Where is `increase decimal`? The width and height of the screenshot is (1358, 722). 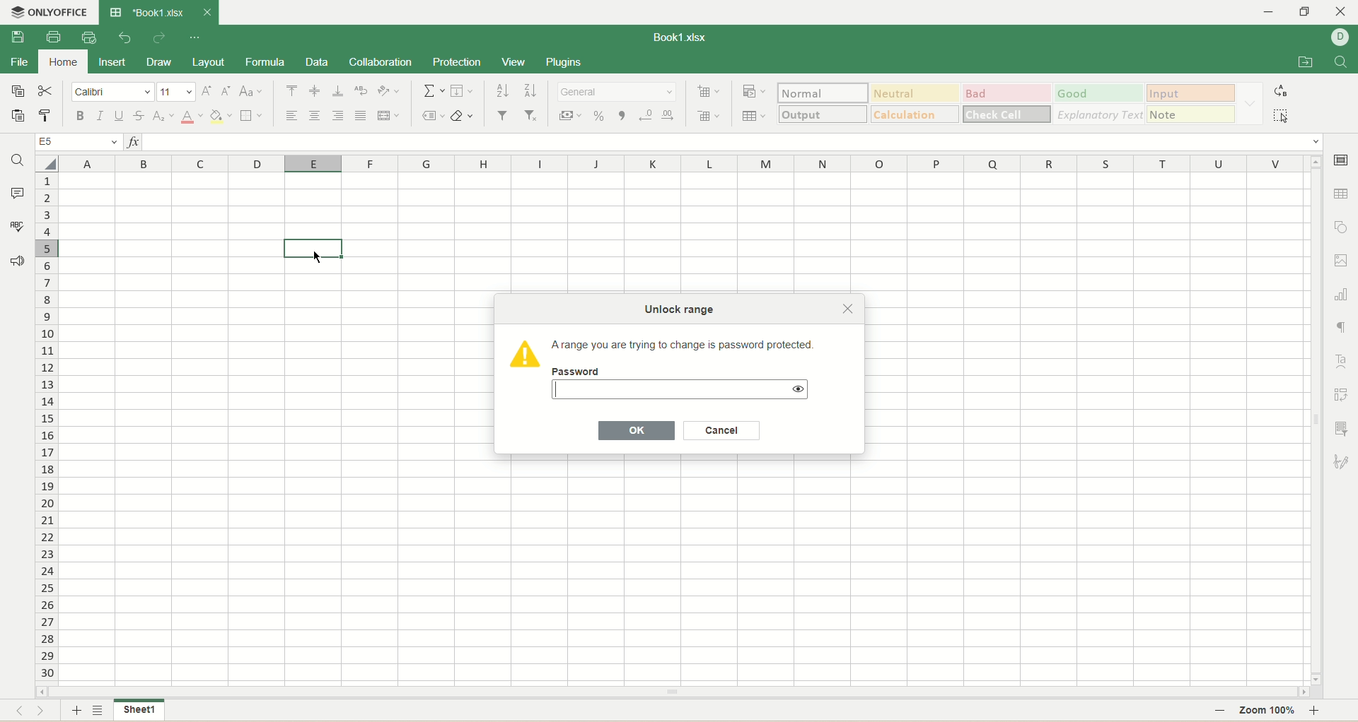 increase decimal is located at coordinates (668, 115).